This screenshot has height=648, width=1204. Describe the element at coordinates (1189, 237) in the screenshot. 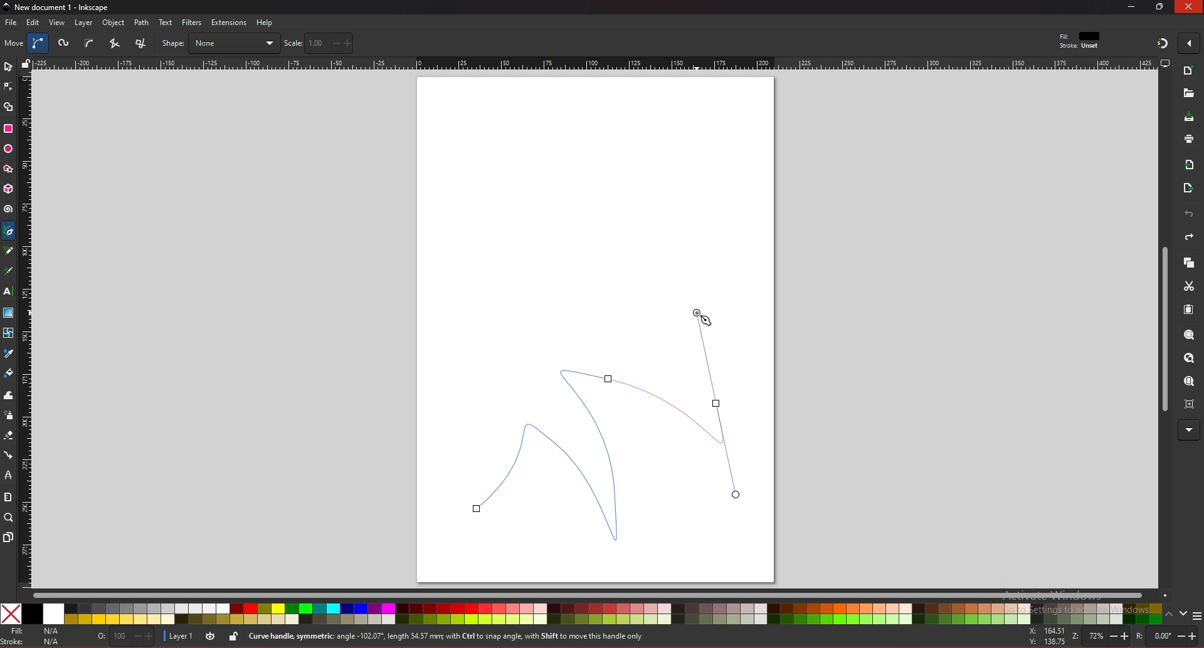

I see `redo` at that location.